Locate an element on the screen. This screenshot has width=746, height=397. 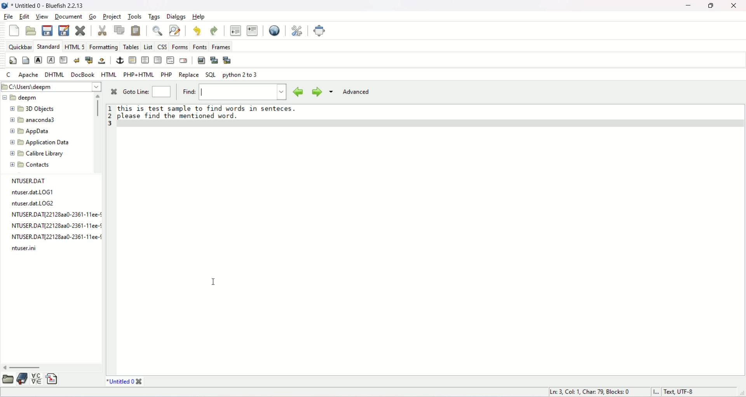
find is located at coordinates (234, 91).